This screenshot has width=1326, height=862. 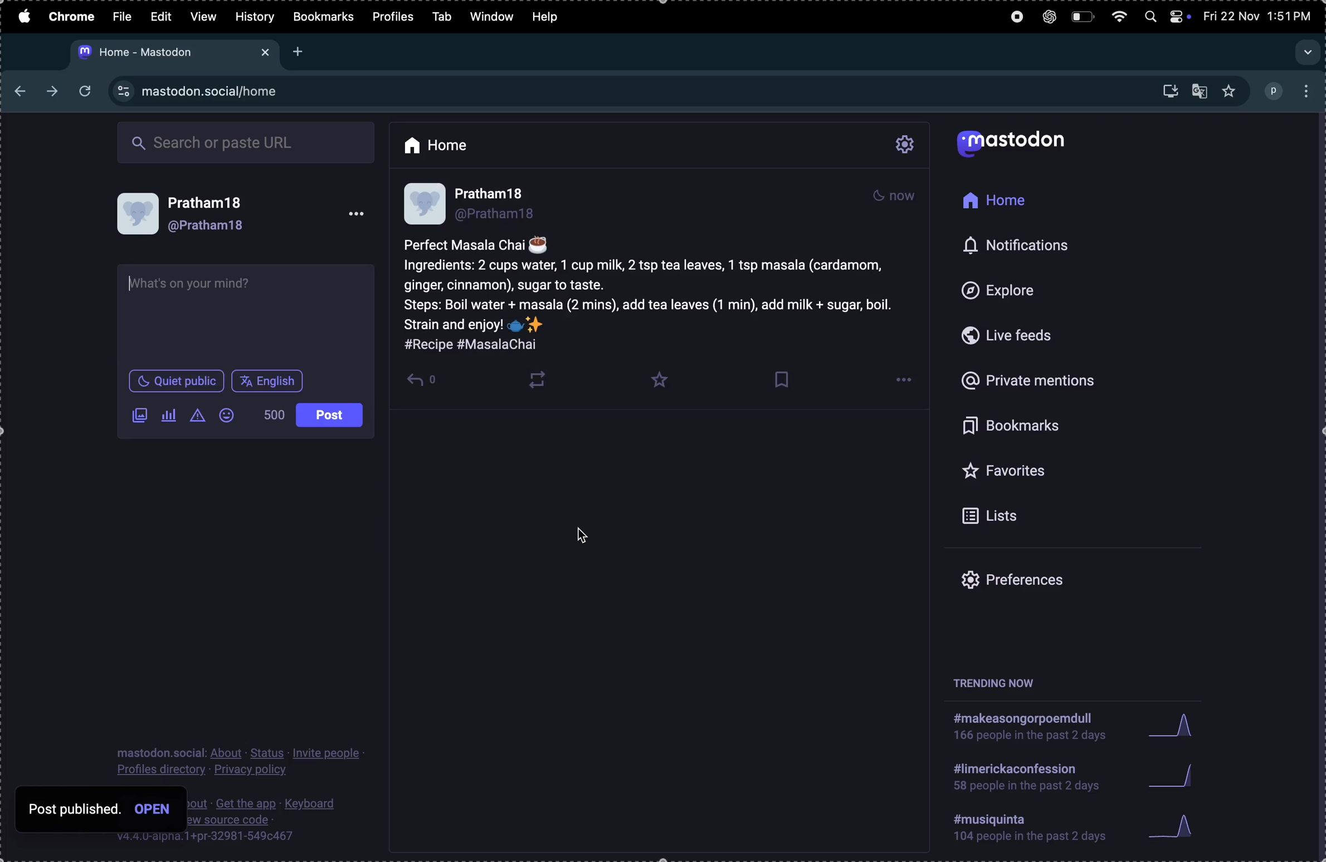 I want to click on home, so click(x=1012, y=203).